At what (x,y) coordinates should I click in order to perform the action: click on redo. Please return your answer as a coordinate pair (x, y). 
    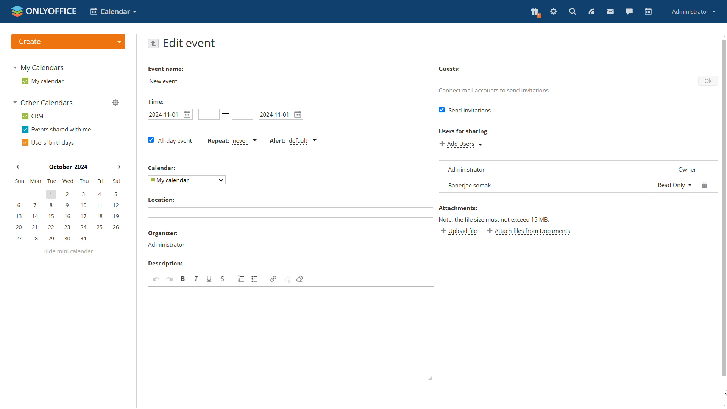
    Looking at the image, I should click on (169, 279).